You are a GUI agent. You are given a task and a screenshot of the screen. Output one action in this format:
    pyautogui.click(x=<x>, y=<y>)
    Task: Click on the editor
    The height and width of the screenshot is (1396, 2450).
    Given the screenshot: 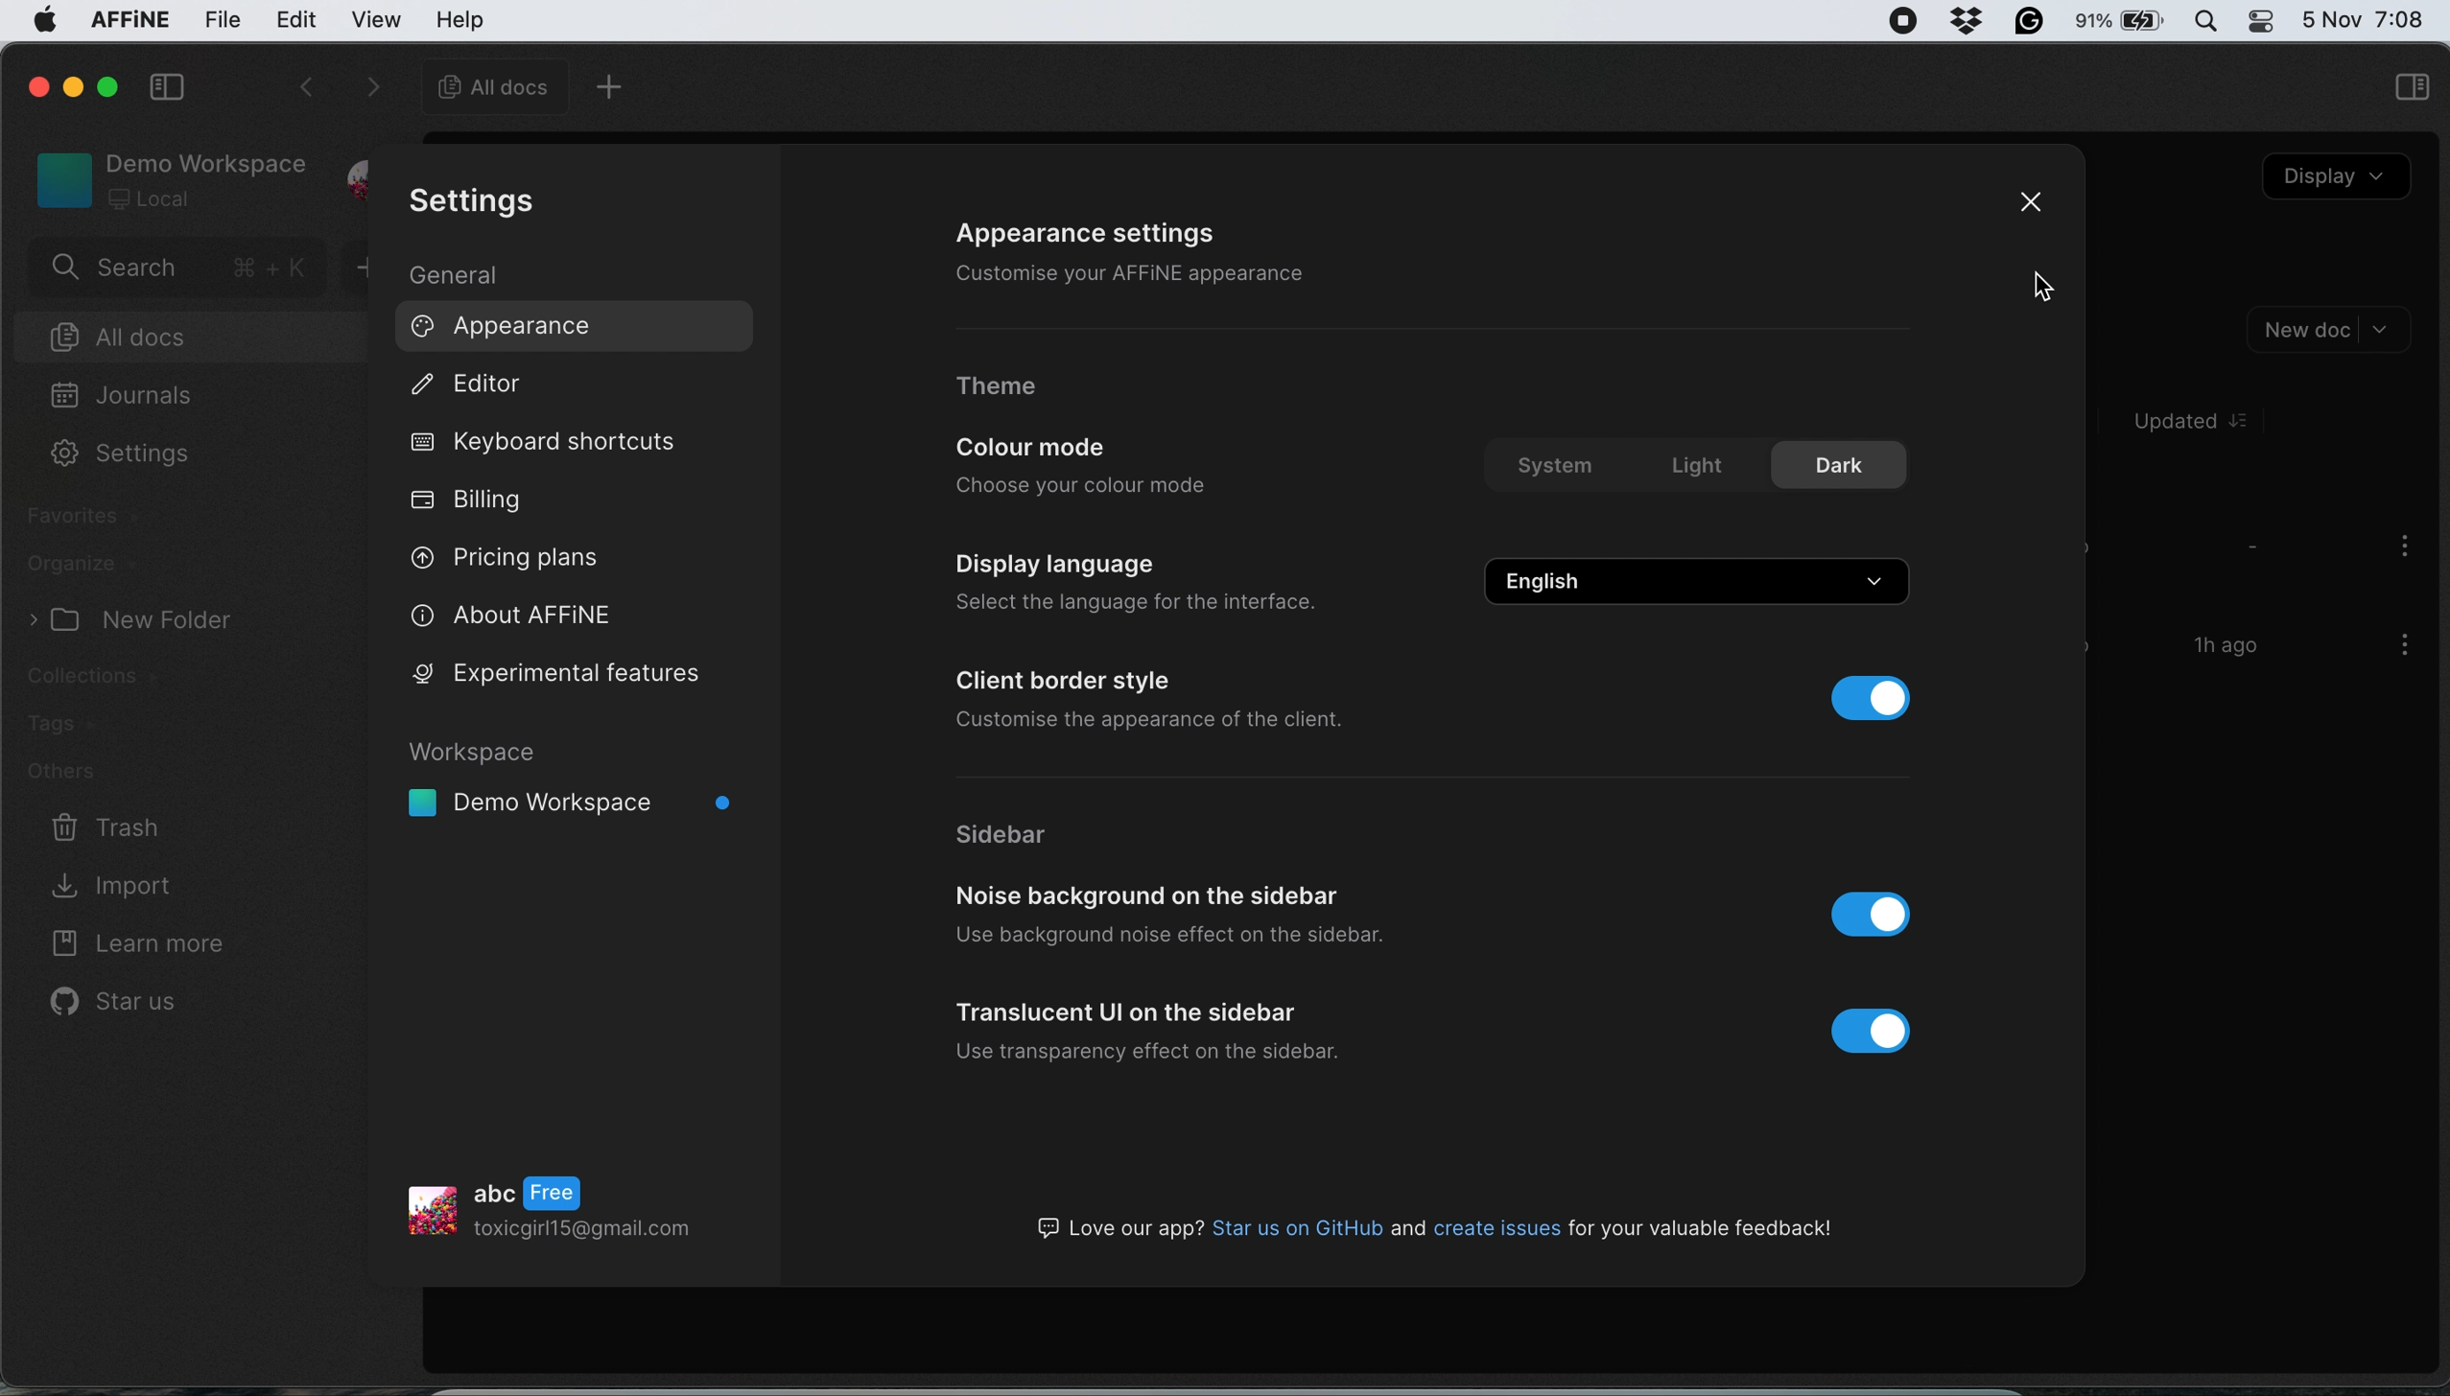 What is the action you would take?
    pyautogui.click(x=471, y=385)
    